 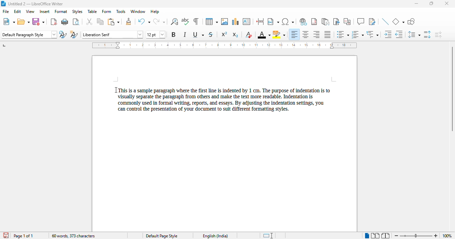 What do you see at coordinates (92, 11) in the screenshot?
I see `table` at bounding box center [92, 11].